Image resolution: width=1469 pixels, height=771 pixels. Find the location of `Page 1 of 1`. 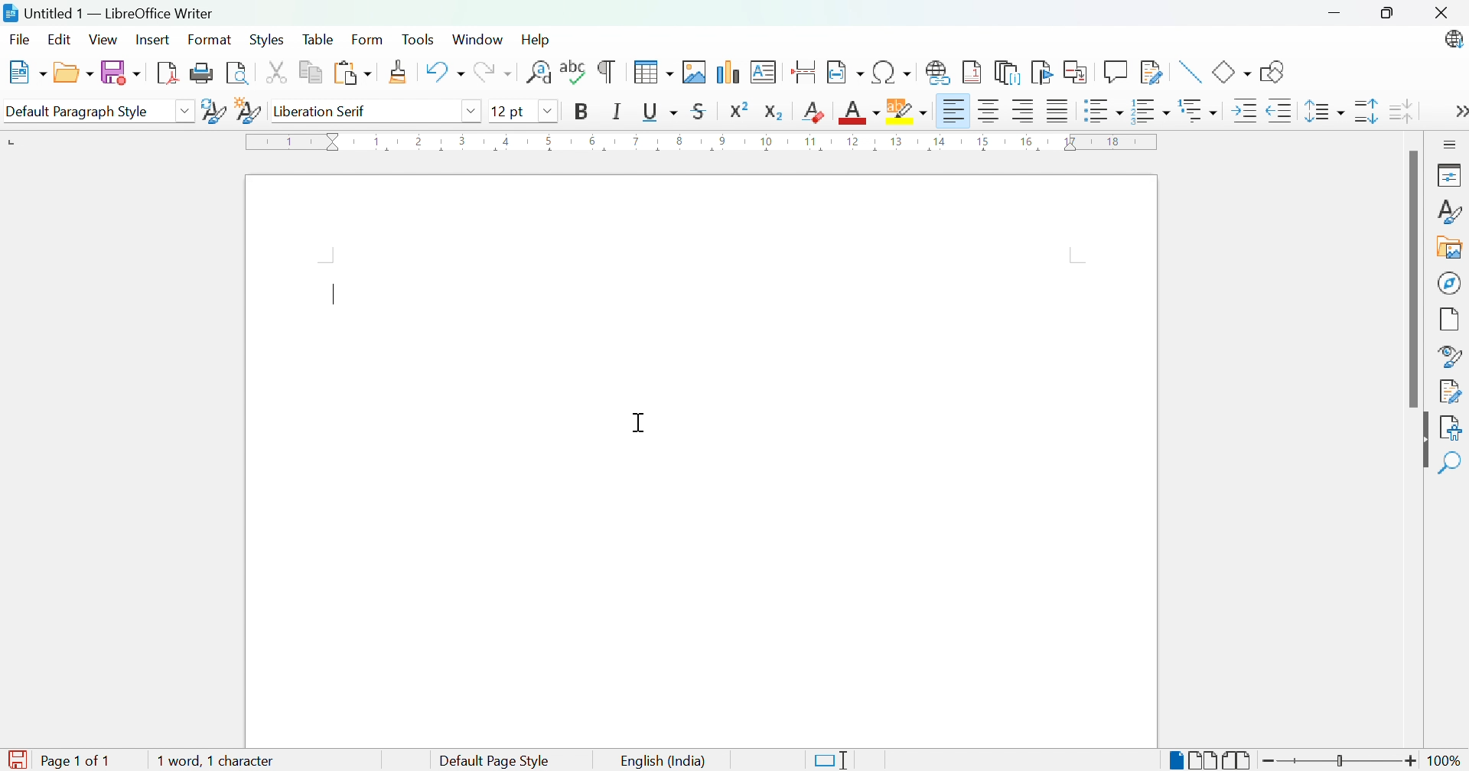

Page 1 of 1 is located at coordinates (58, 760).